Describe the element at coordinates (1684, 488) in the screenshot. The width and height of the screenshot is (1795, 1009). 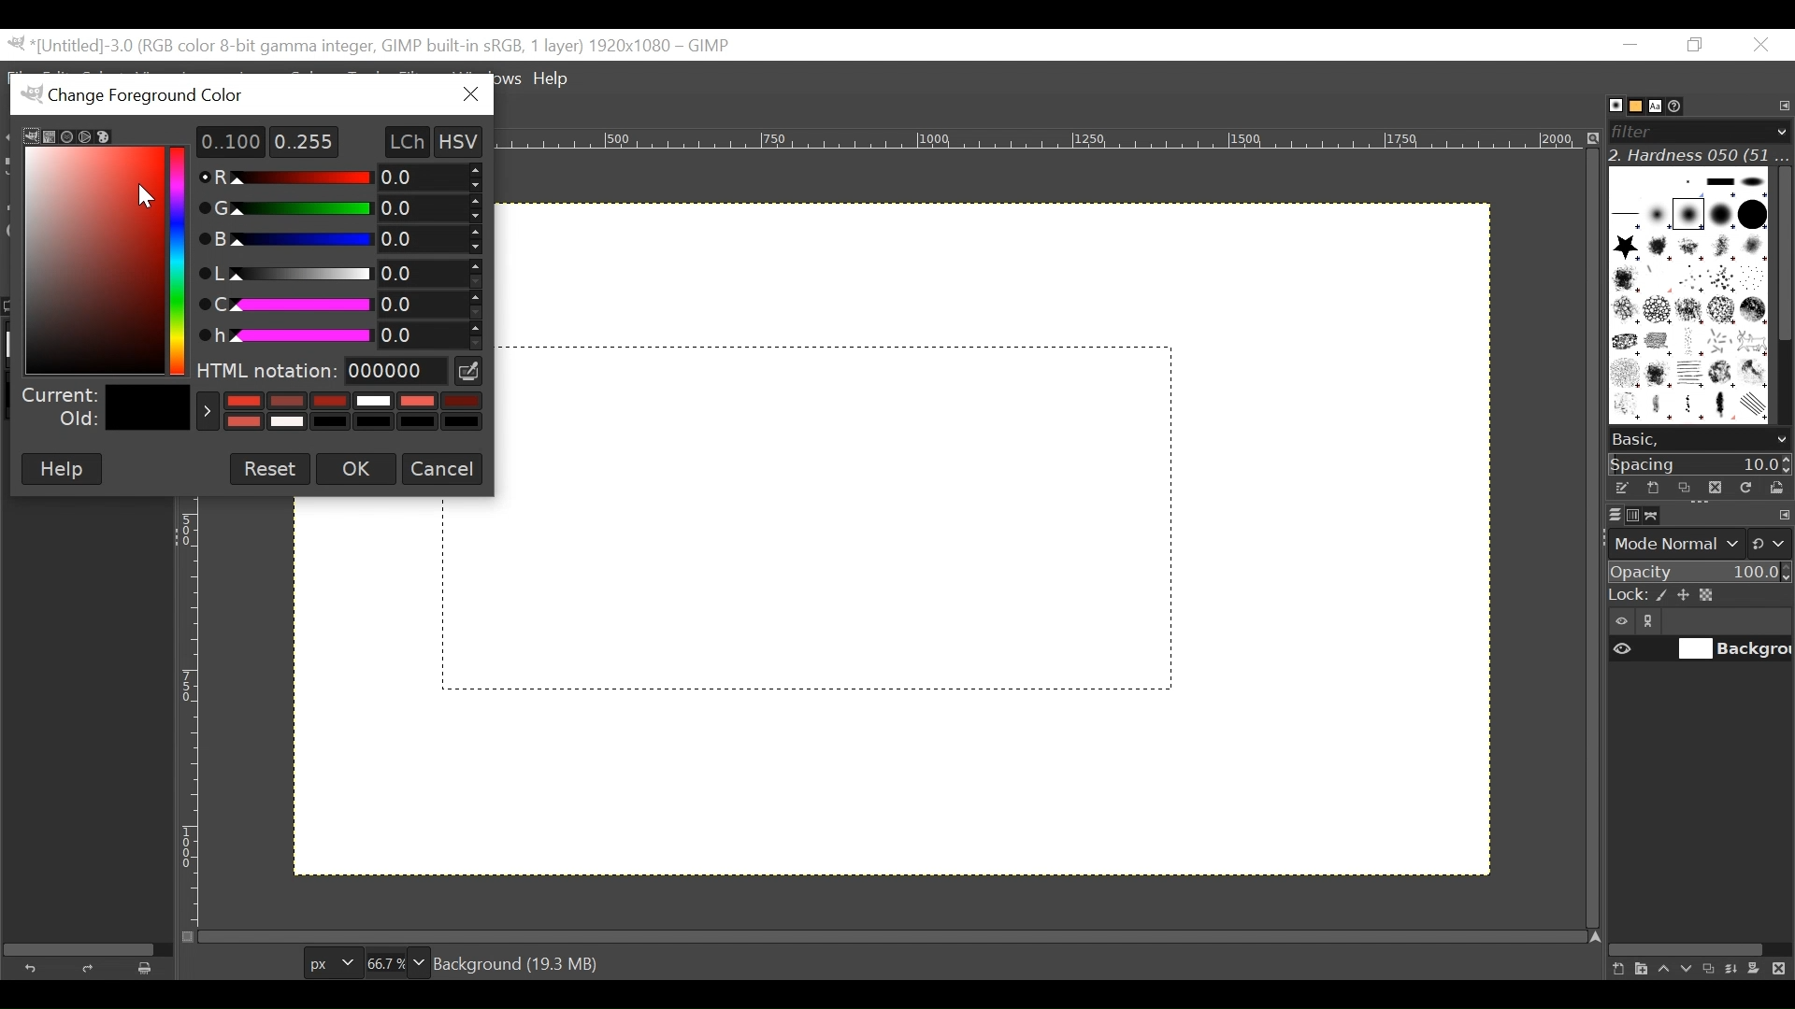
I see `Duplicate brush` at that location.